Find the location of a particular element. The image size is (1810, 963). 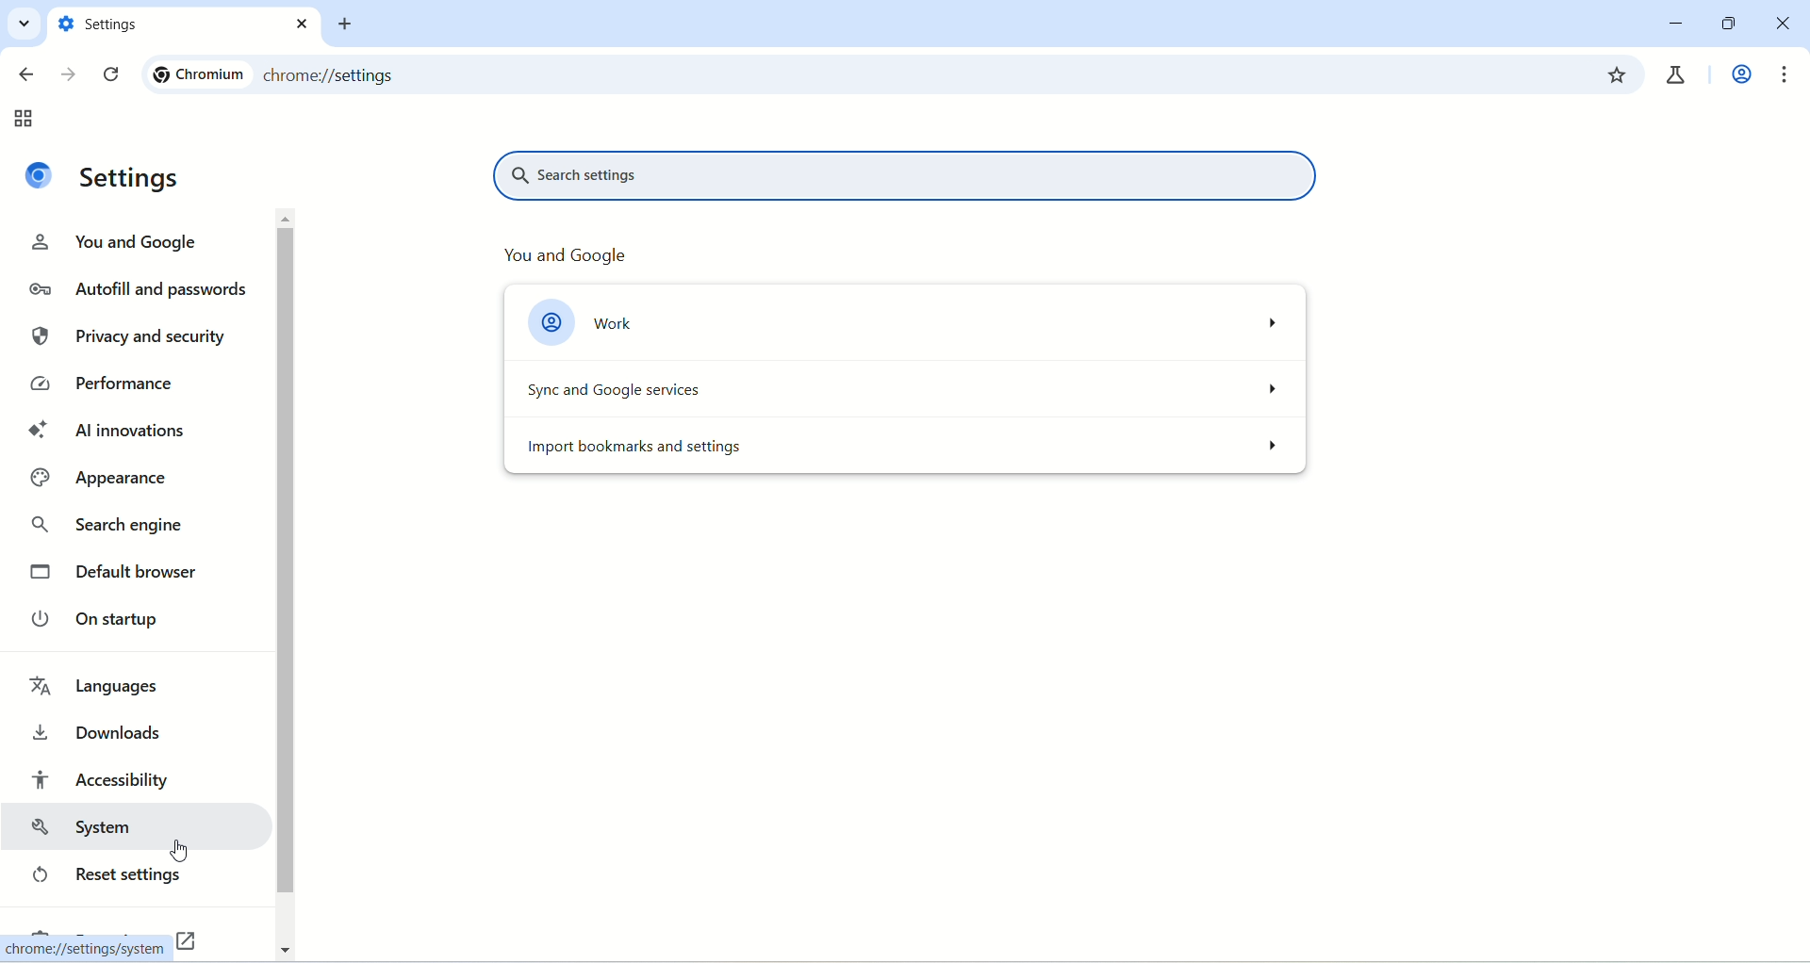

chrome labs is located at coordinates (1679, 72).